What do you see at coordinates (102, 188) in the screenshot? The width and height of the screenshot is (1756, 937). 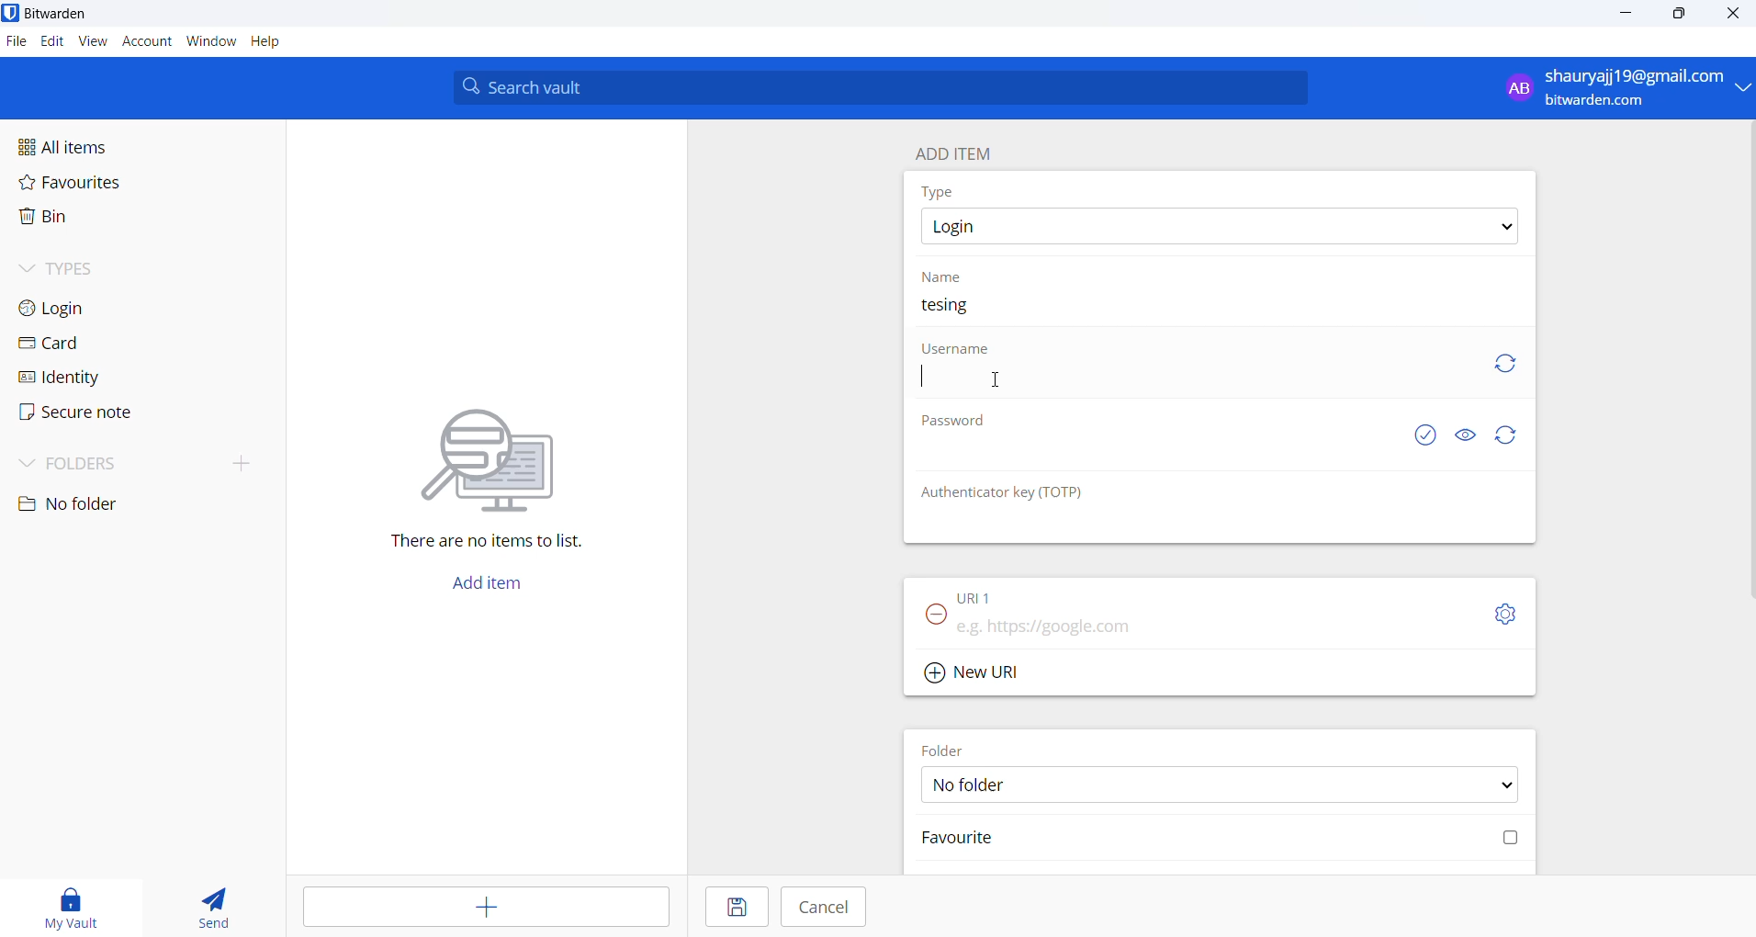 I see `favourites` at bounding box center [102, 188].